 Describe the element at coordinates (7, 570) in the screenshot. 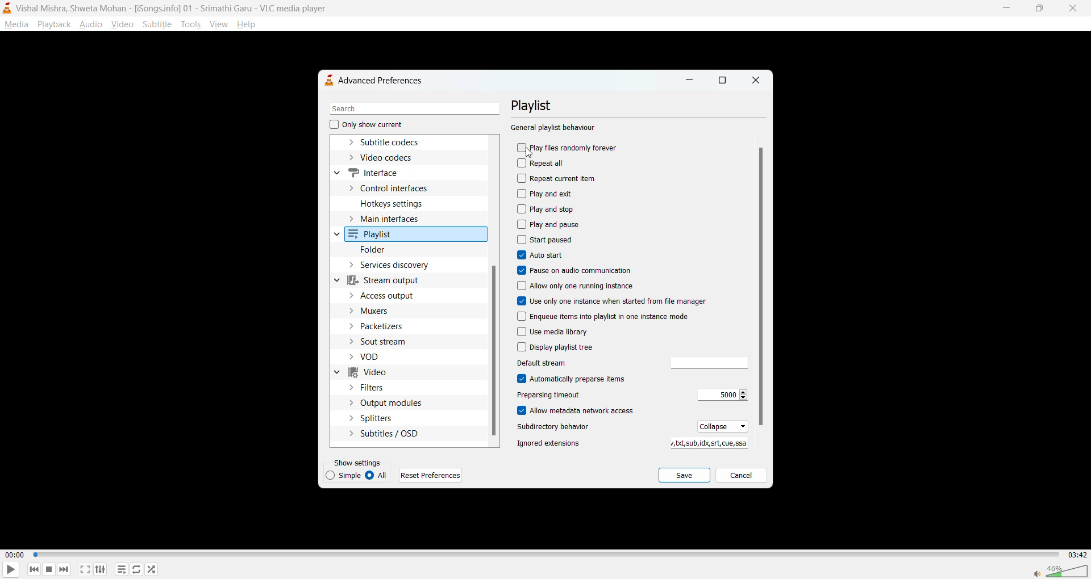

I see `play` at that location.